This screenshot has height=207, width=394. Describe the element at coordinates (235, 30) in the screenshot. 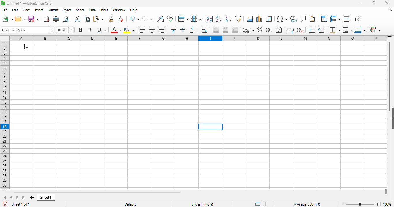

I see `unmerge cells` at that location.